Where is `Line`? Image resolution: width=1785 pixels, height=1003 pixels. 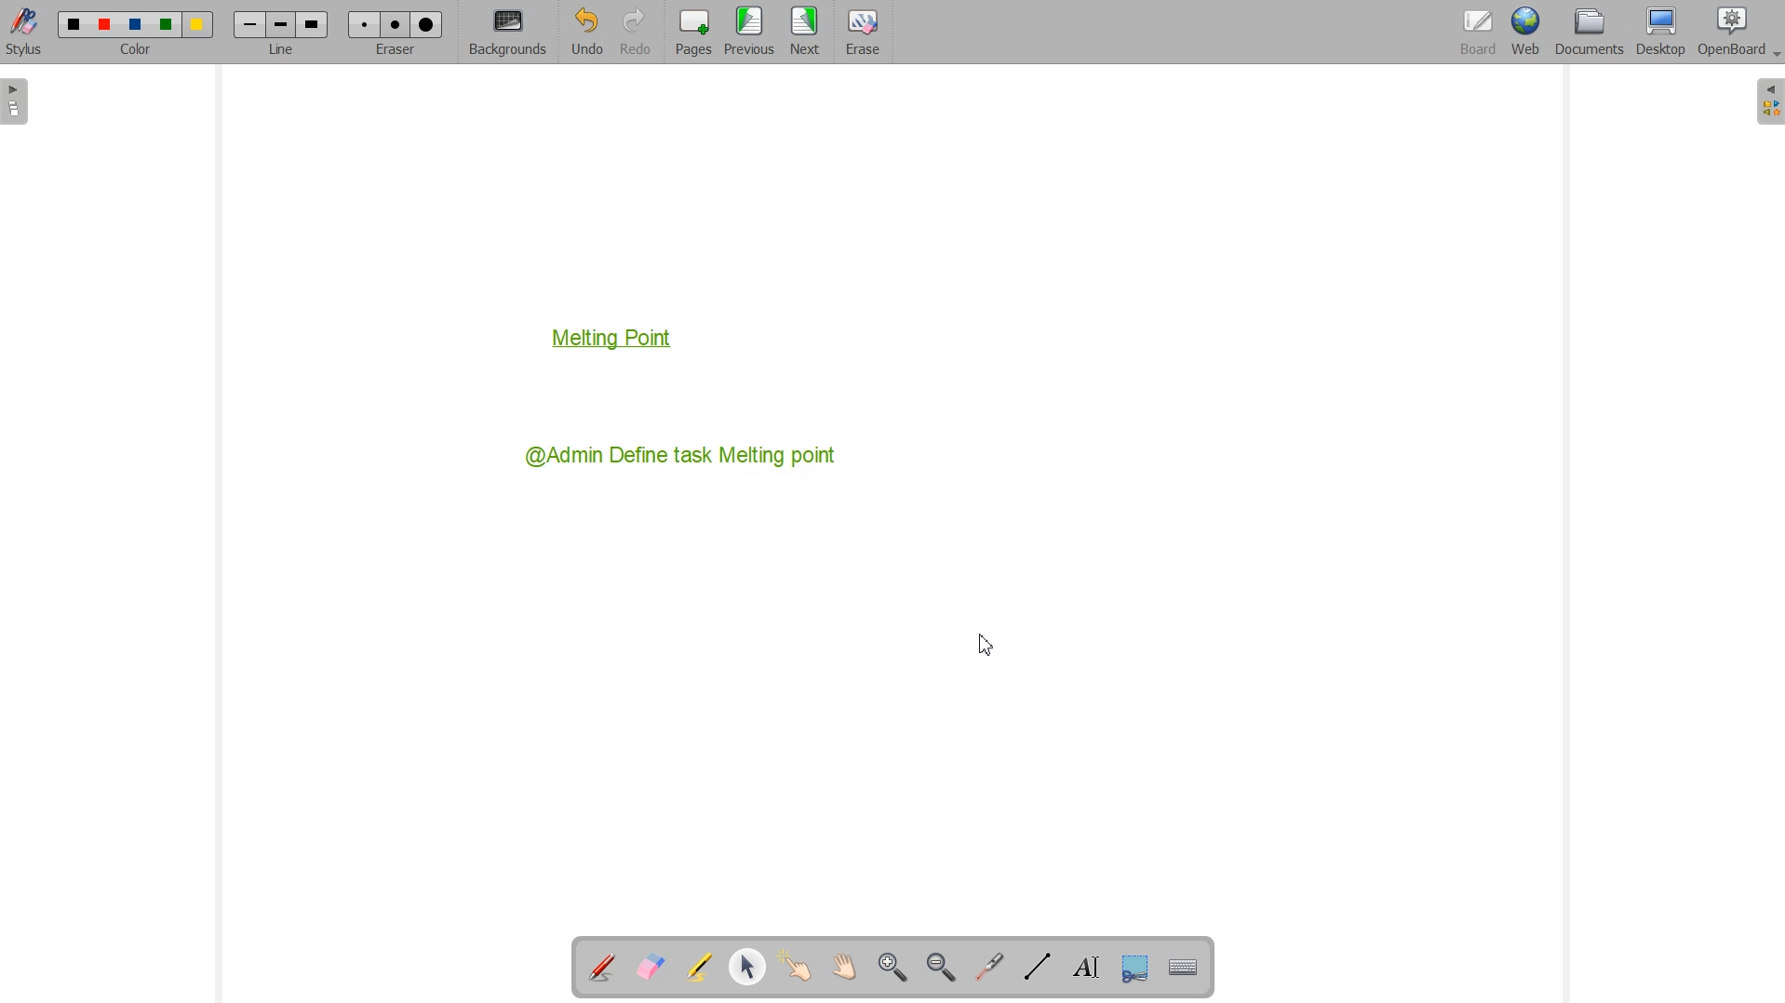
Line is located at coordinates (280, 33).